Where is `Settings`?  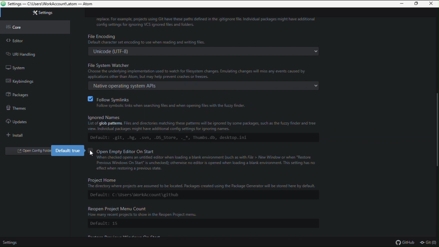 Settings is located at coordinates (37, 13).